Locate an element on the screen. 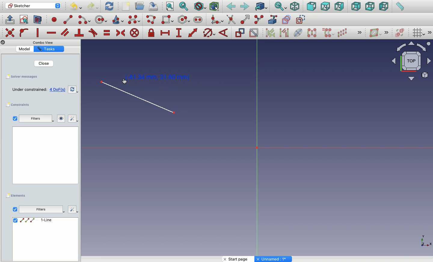 Image resolution: width=433 pixels, height=262 pixels. Constrain perpendicular is located at coordinates (79, 33).